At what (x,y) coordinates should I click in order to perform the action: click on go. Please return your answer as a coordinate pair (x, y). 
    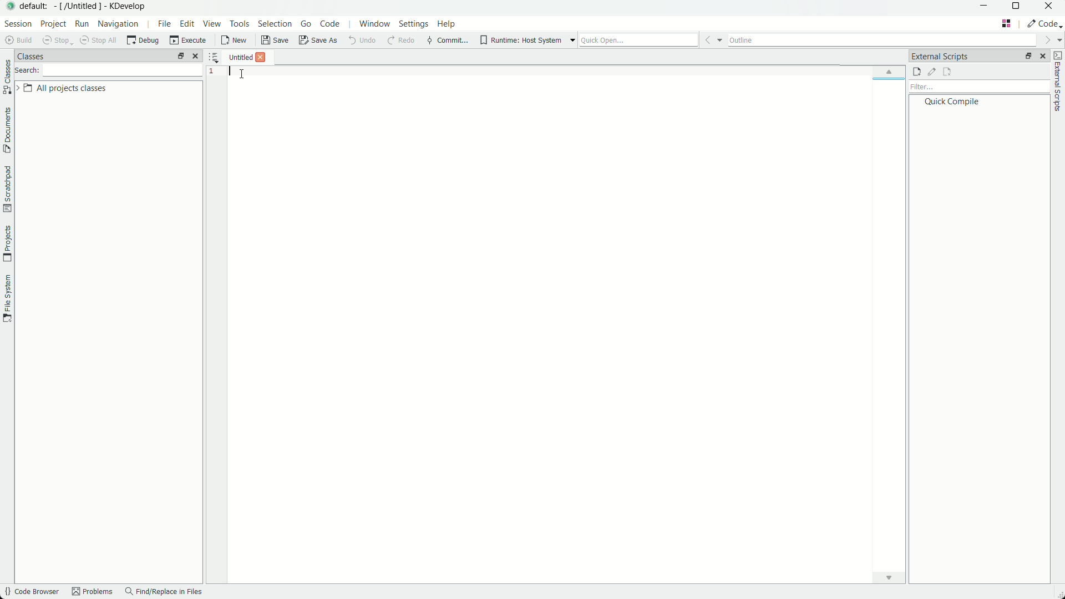
    Looking at the image, I should click on (305, 26).